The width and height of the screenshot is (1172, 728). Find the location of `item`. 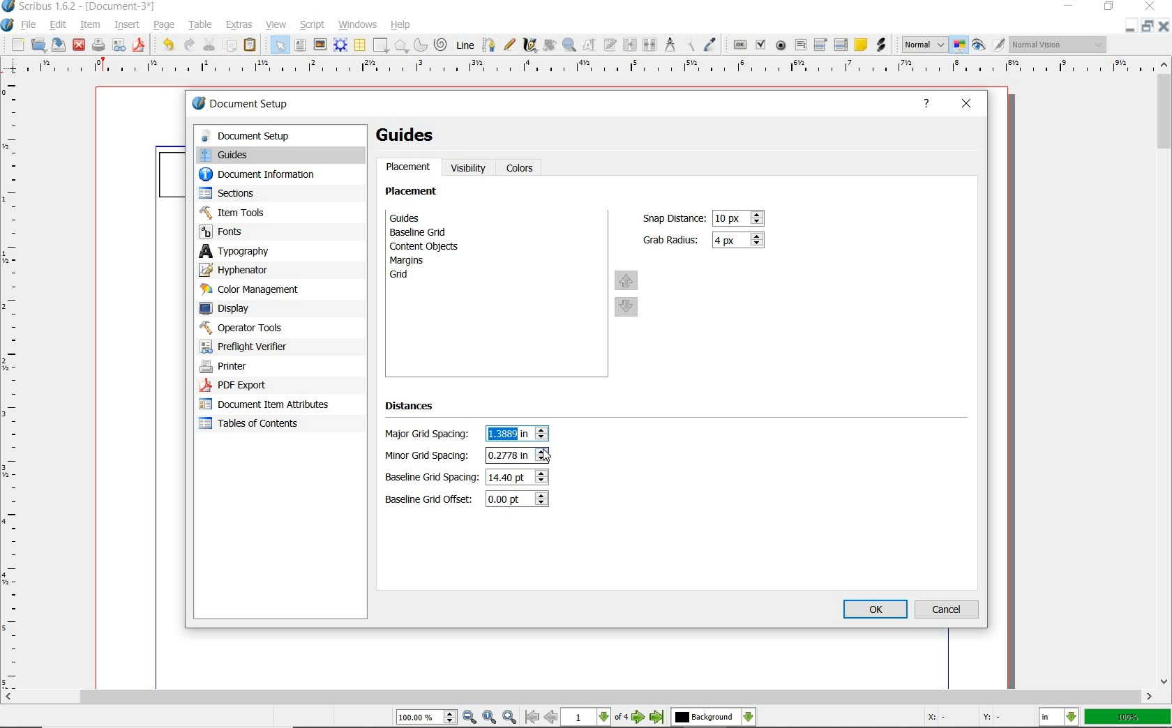

item is located at coordinates (90, 26).